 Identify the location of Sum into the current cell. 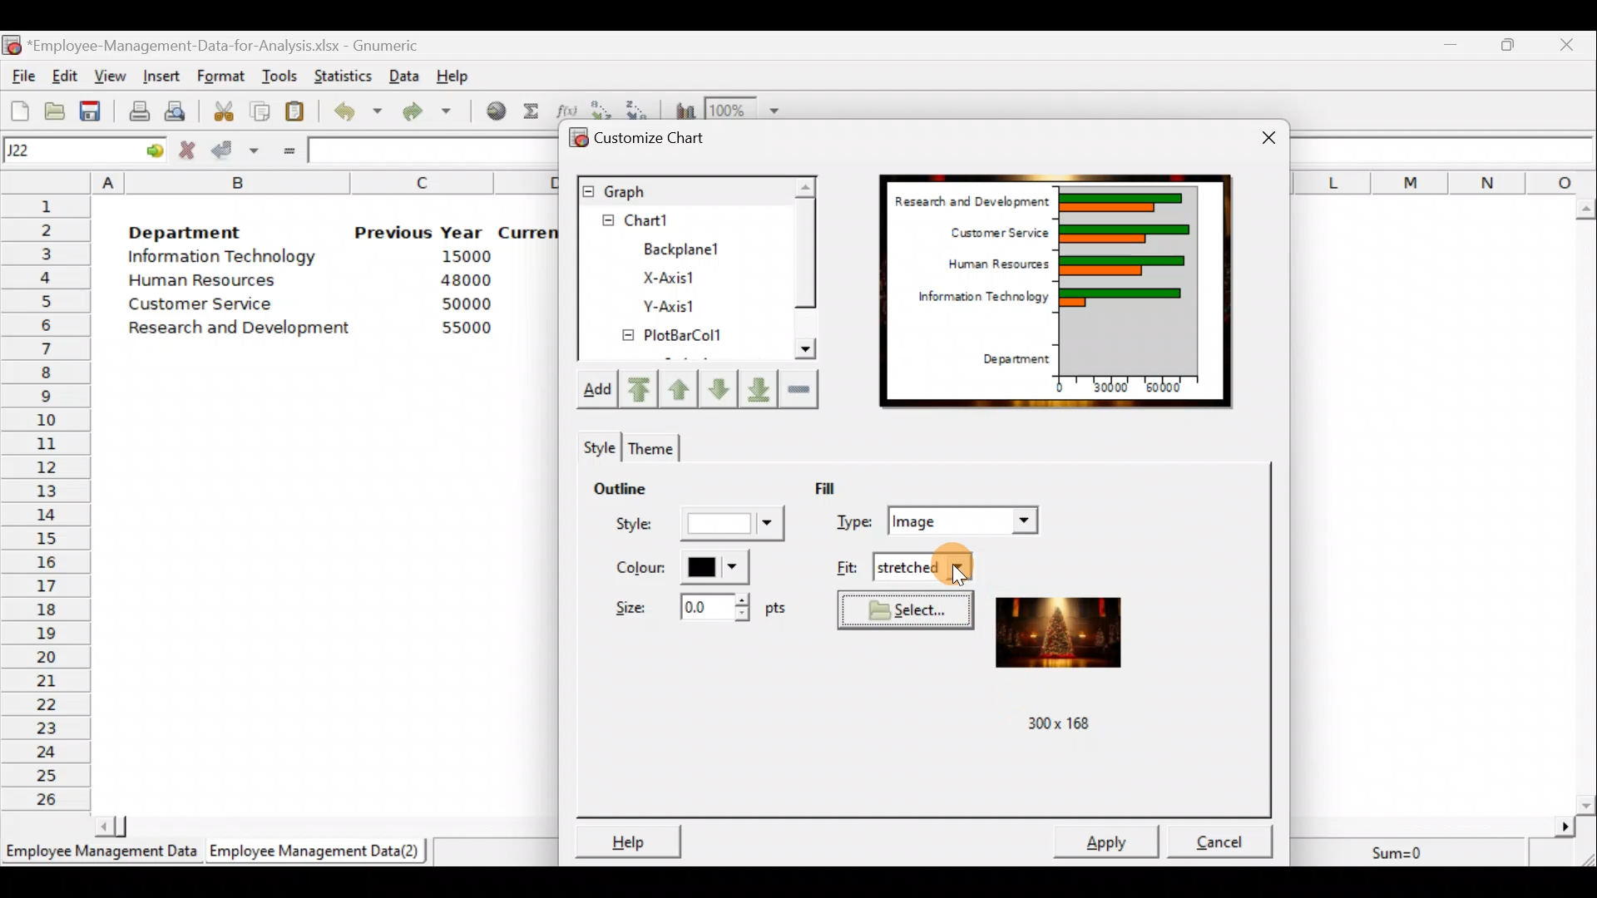
(532, 115).